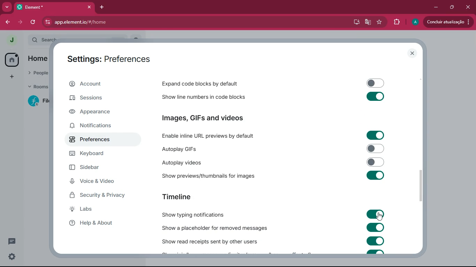 The width and height of the screenshot is (476, 267). I want to click on toggle on/off, so click(376, 96).